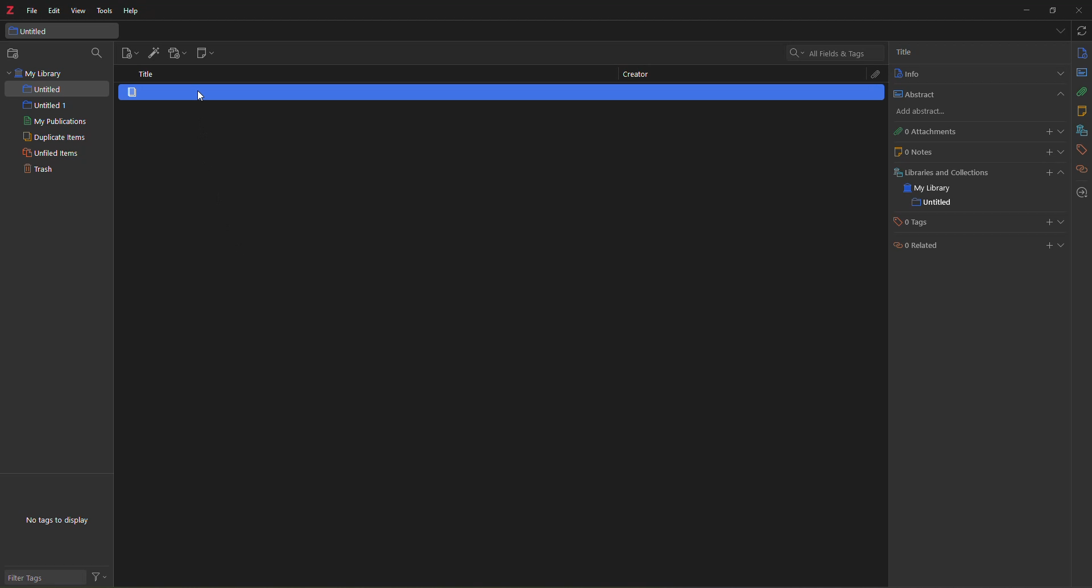 The width and height of the screenshot is (1092, 588). Describe the element at coordinates (49, 154) in the screenshot. I see `unfiled item` at that location.